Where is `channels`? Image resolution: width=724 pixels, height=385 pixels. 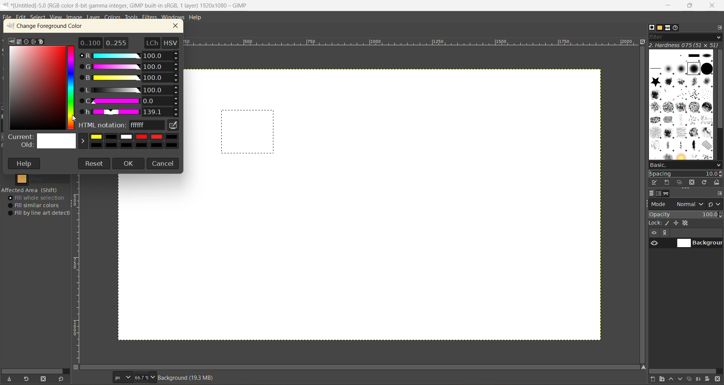 channels is located at coordinates (660, 195).